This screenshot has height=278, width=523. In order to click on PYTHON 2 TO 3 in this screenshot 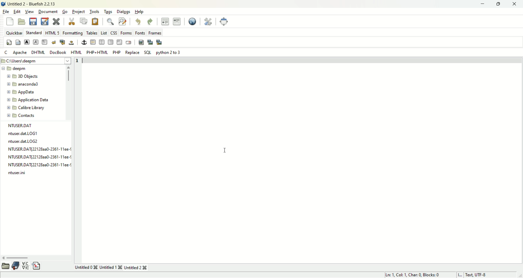, I will do `click(168, 52)`.